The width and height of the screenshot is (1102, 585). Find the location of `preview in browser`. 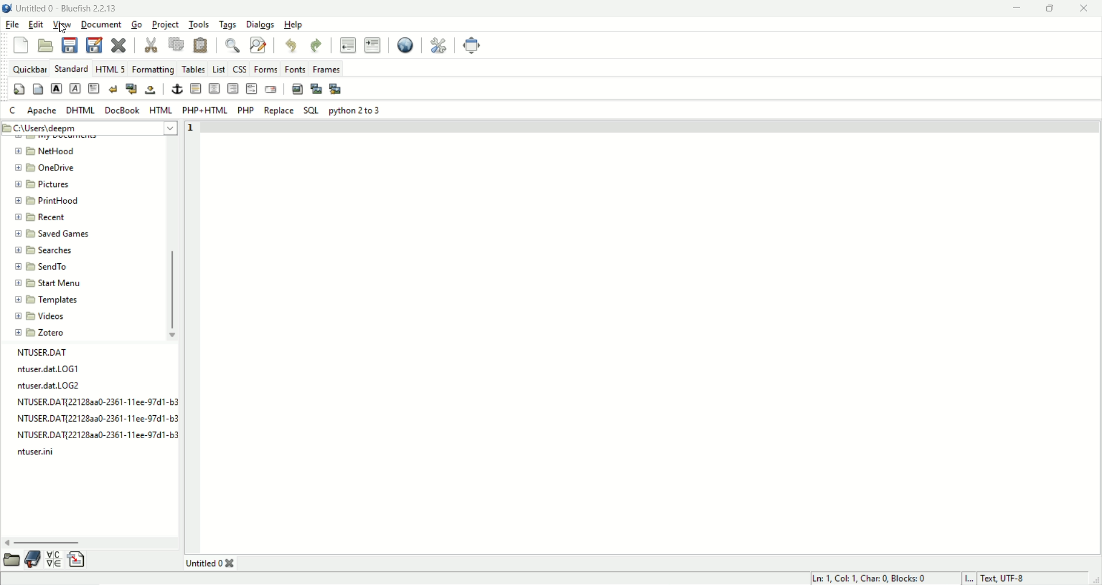

preview in browser is located at coordinates (406, 46).